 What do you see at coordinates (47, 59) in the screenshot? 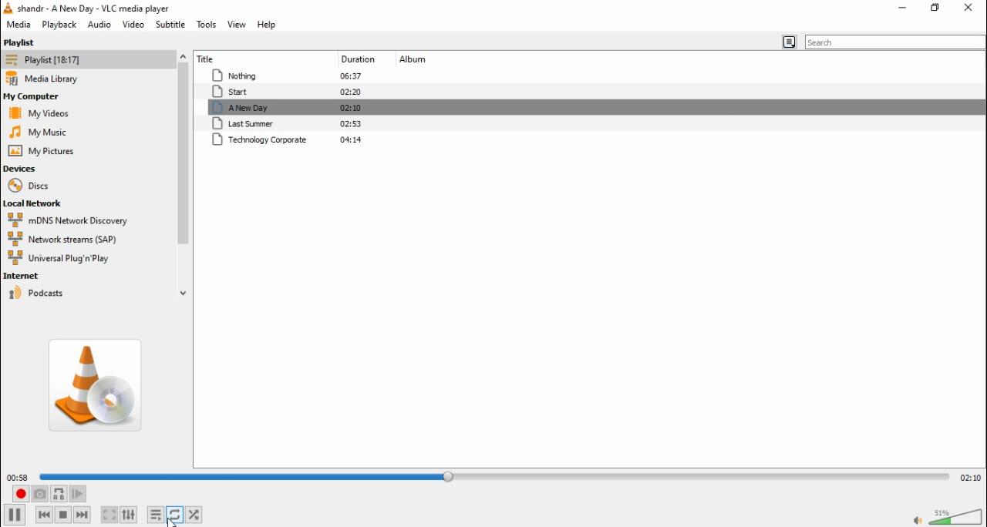
I see `playlist` at bounding box center [47, 59].